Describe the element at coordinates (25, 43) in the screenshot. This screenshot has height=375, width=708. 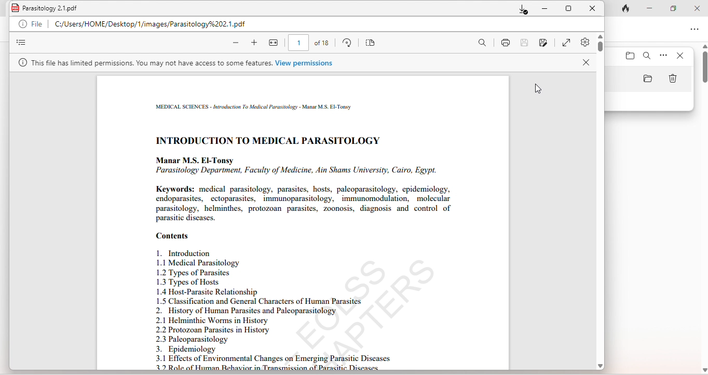
I see `view menu` at that location.